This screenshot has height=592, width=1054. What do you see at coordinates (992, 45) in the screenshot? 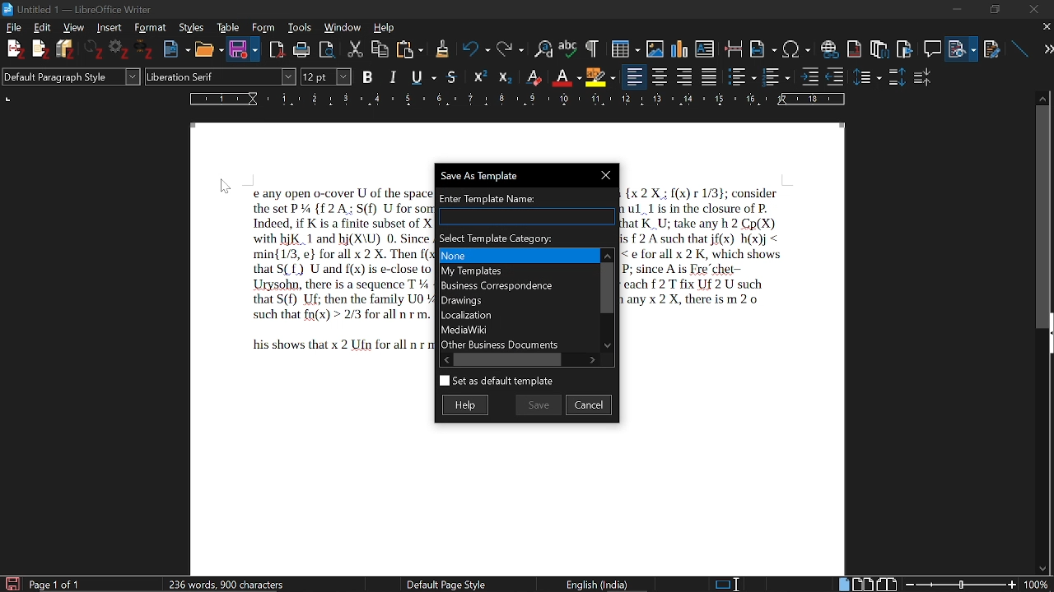
I see `Insert cross reference` at bounding box center [992, 45].